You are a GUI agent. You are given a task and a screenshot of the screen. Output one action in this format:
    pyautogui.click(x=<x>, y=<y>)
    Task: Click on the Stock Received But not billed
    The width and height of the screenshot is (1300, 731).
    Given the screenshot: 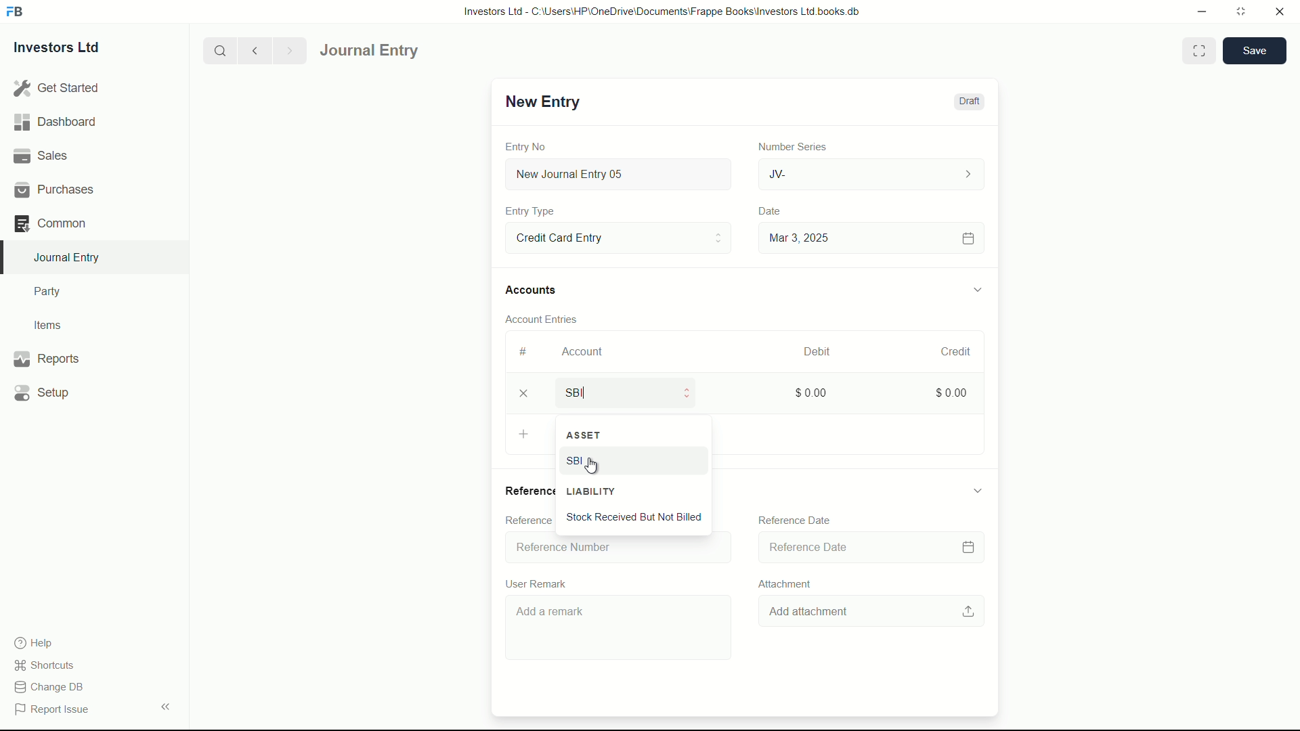 What is the action you would take?
    pyautogui.click(x=638, y=518)
    